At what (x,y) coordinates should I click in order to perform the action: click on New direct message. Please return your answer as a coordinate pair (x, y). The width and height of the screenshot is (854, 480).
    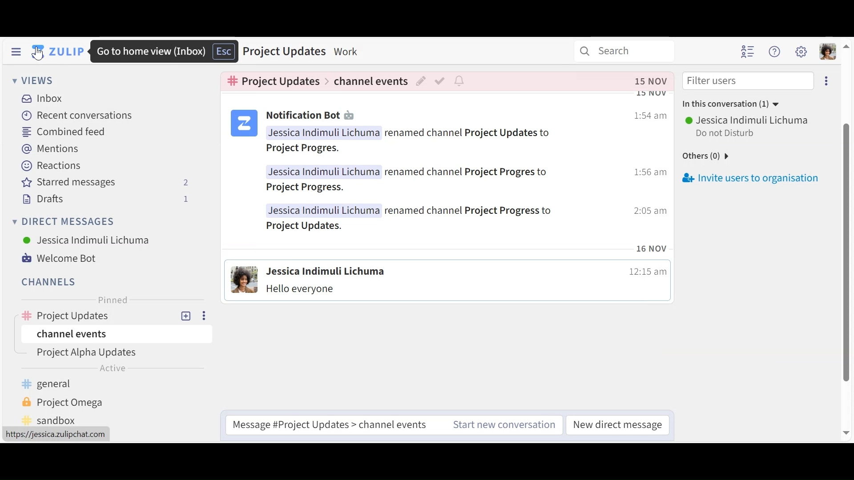
    Looking at the image, I should click on (617, 426).